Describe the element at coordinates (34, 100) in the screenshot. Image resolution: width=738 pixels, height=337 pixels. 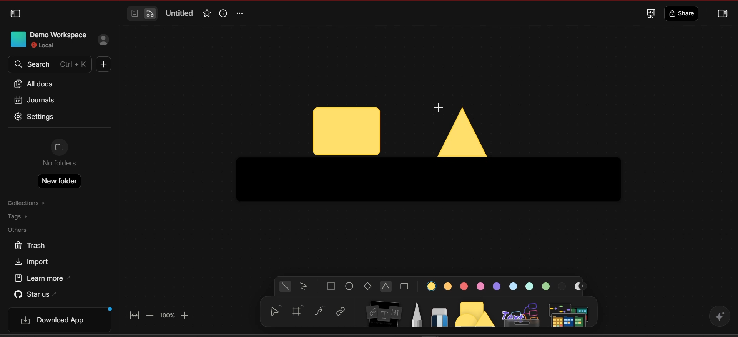
I see `journals` at that location.